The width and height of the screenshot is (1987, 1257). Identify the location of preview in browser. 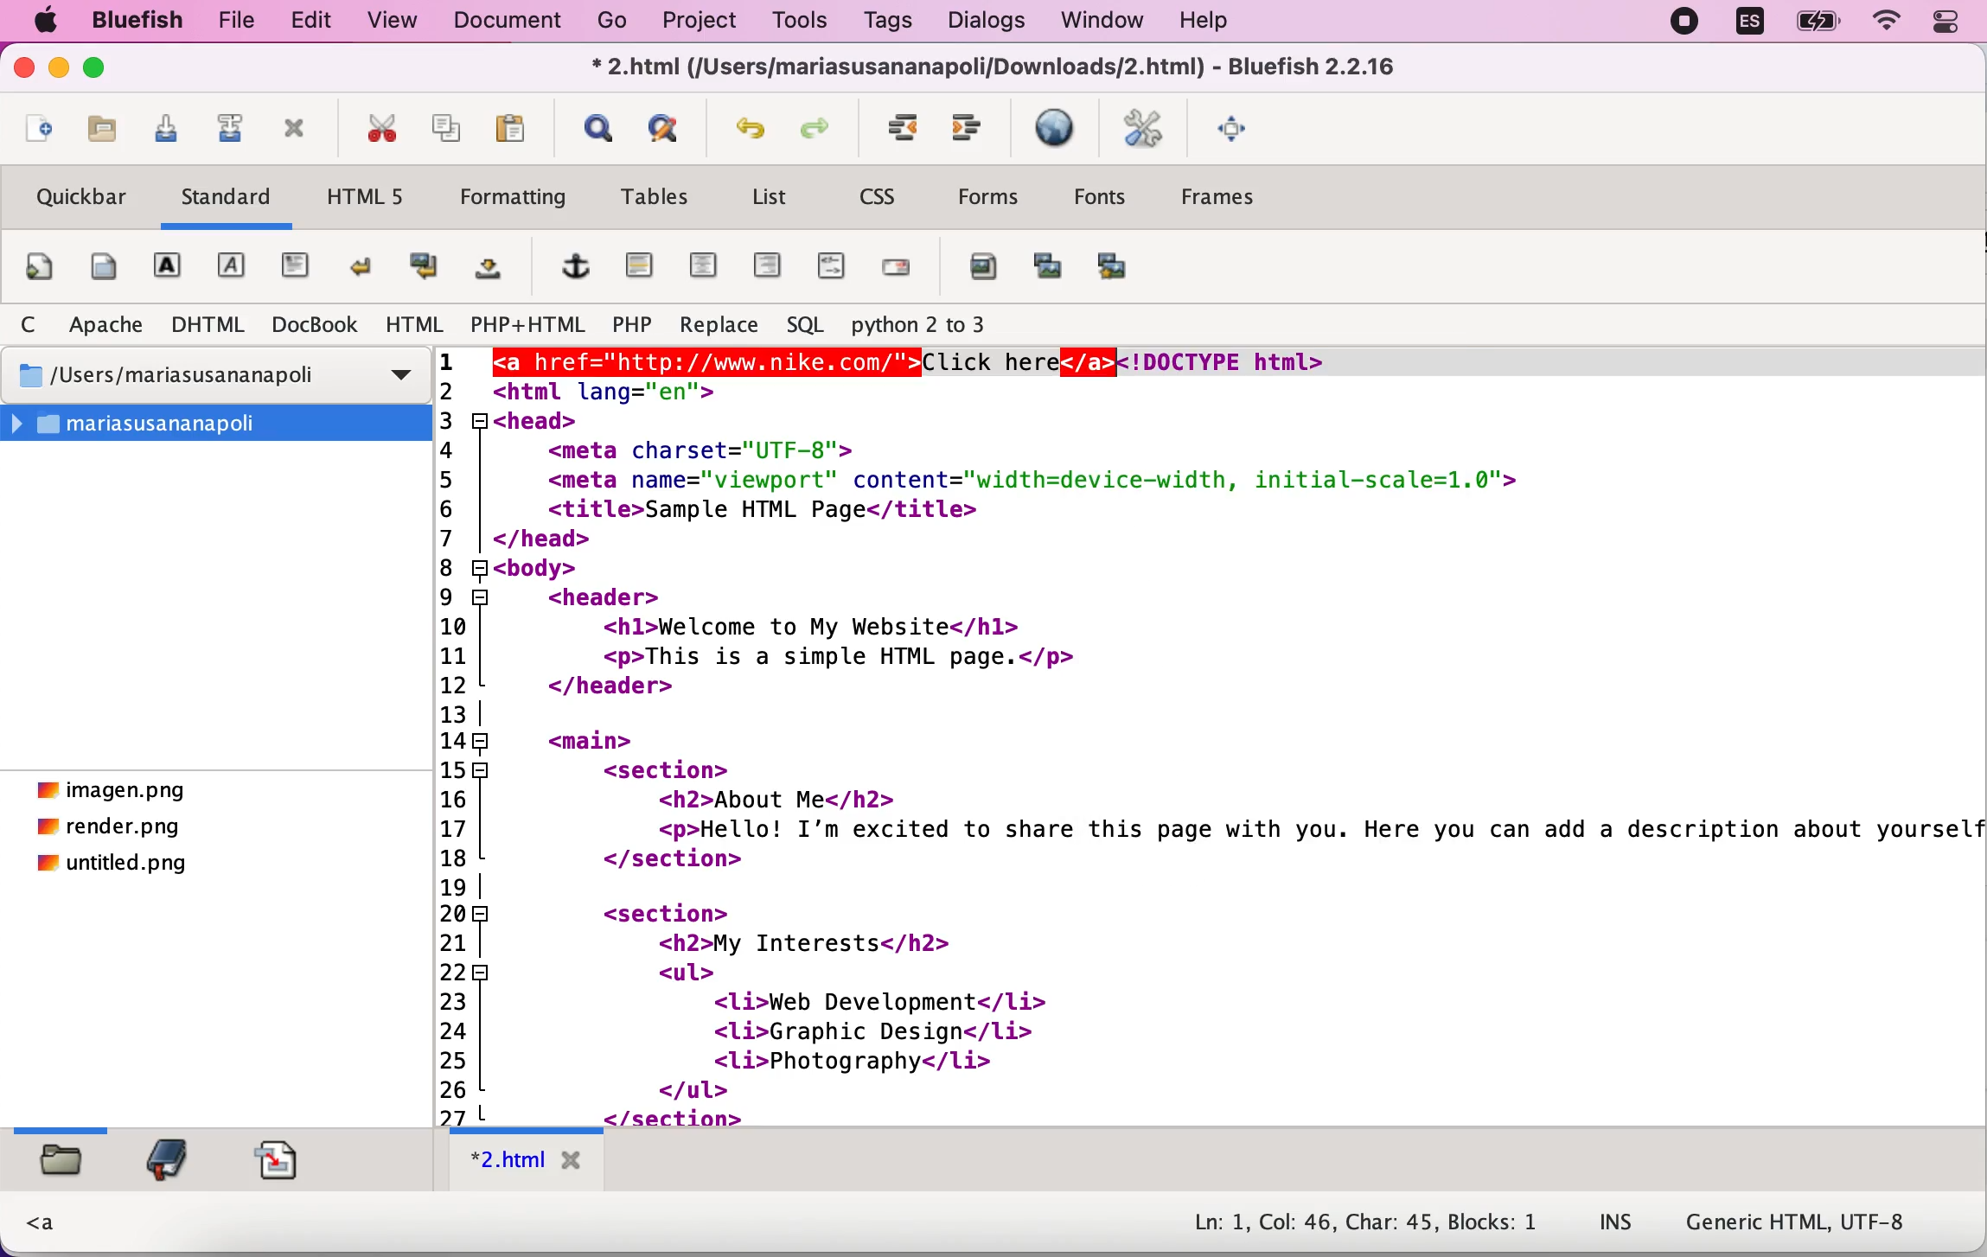
(1054, 133).